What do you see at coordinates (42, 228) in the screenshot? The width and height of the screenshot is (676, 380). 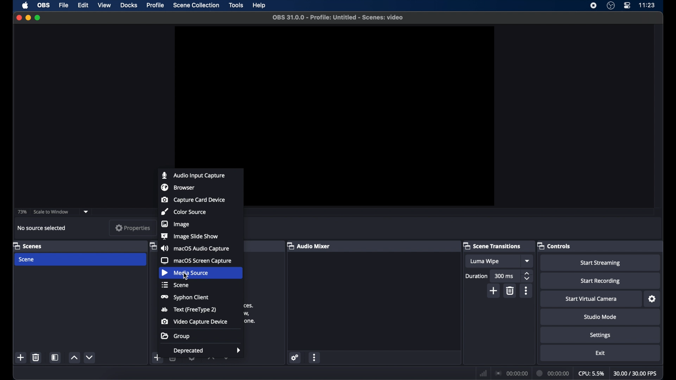 I see `no source selected` at bounding box center [42, 228].